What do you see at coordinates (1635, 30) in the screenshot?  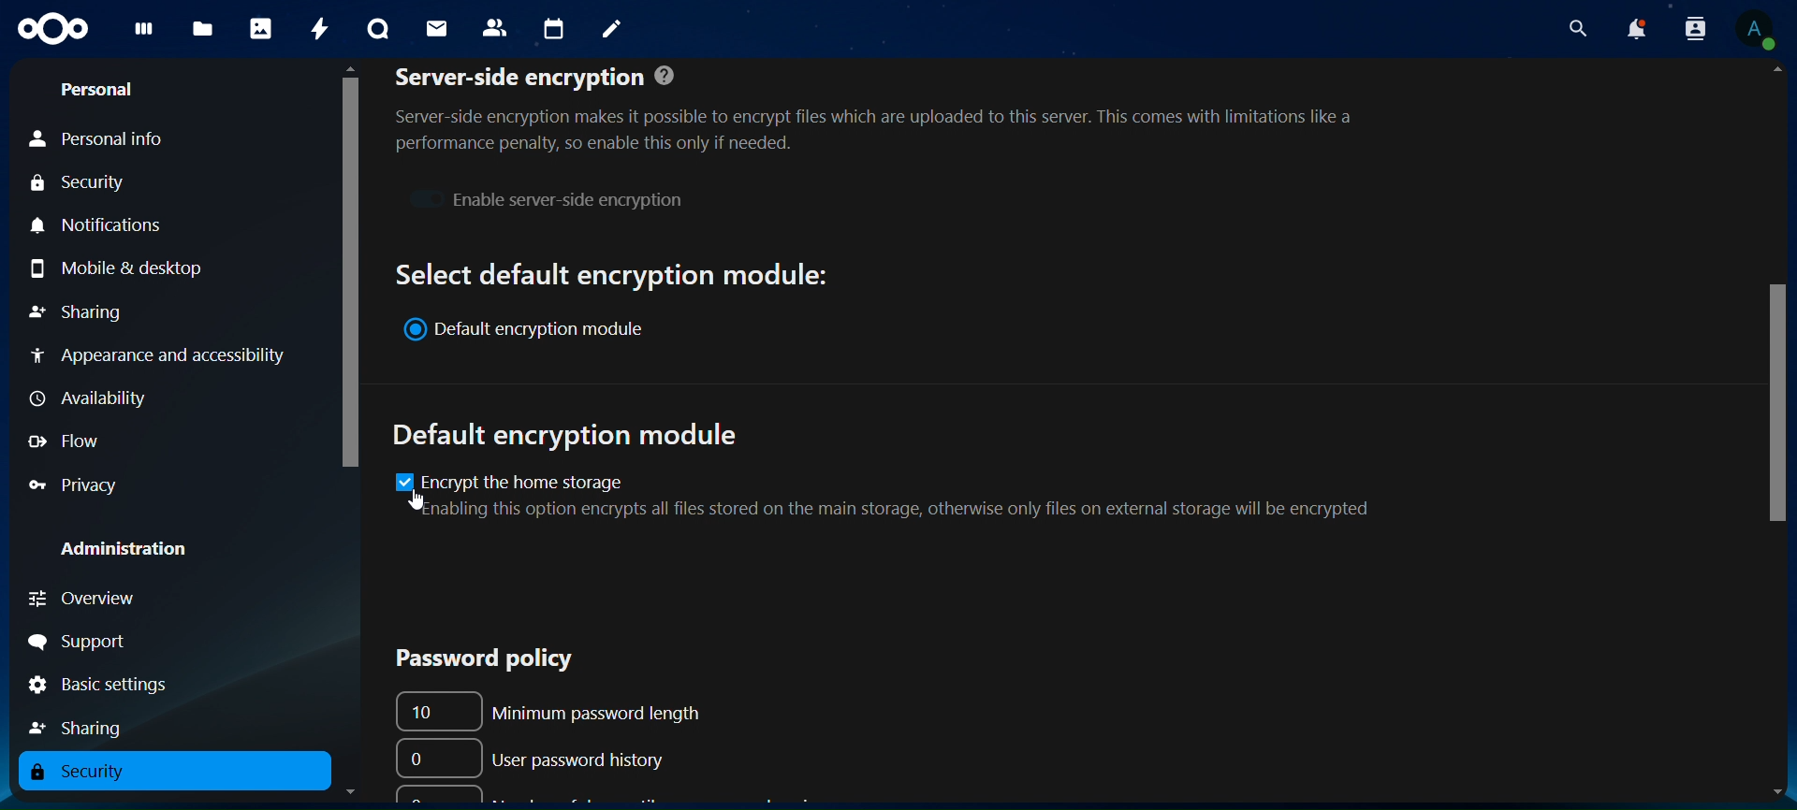 I see `notification` at bounding box center [1635, 30].